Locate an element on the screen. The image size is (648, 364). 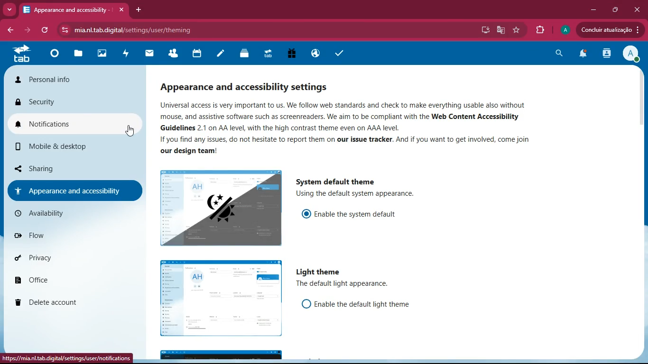
close tab is located at coordinates (120, 11).